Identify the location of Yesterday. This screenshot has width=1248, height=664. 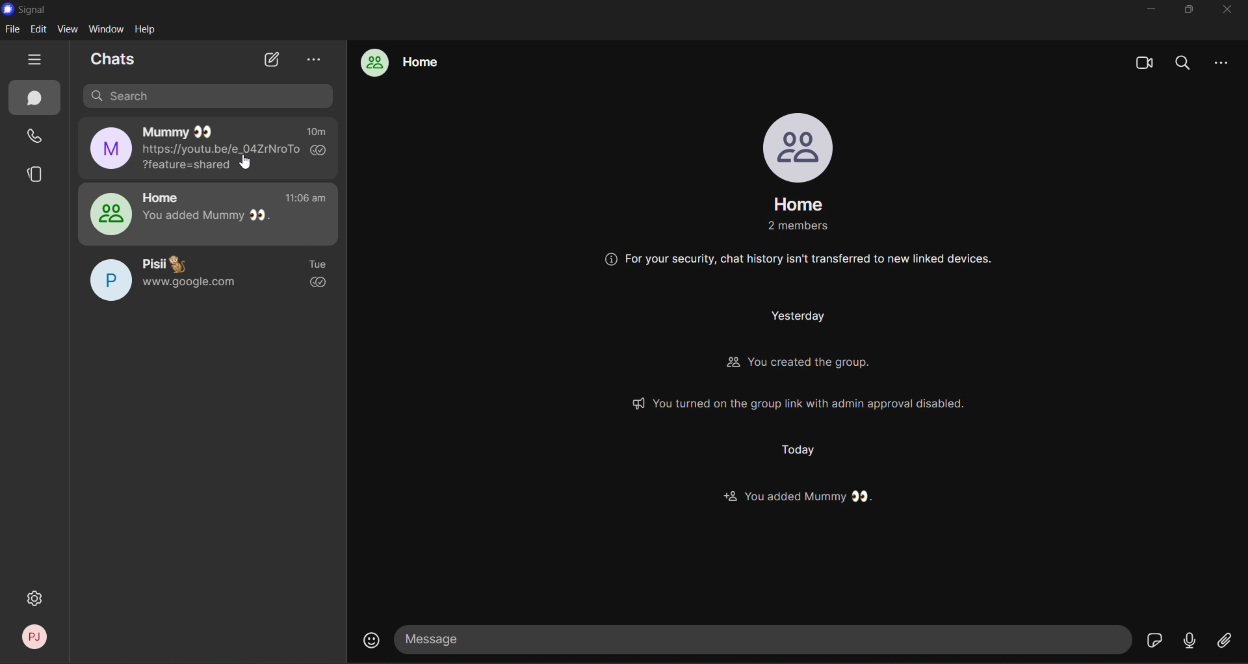
(794, 317).